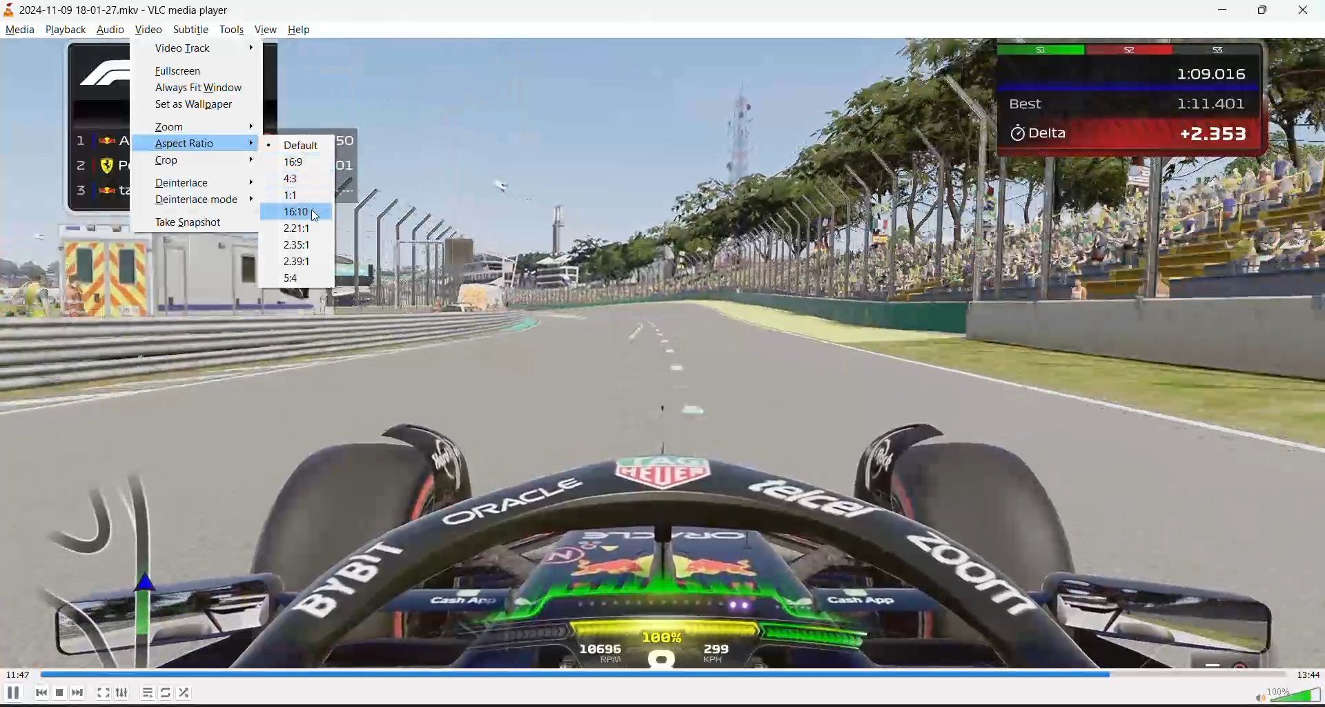  I want to click on default, so click(301, 147).